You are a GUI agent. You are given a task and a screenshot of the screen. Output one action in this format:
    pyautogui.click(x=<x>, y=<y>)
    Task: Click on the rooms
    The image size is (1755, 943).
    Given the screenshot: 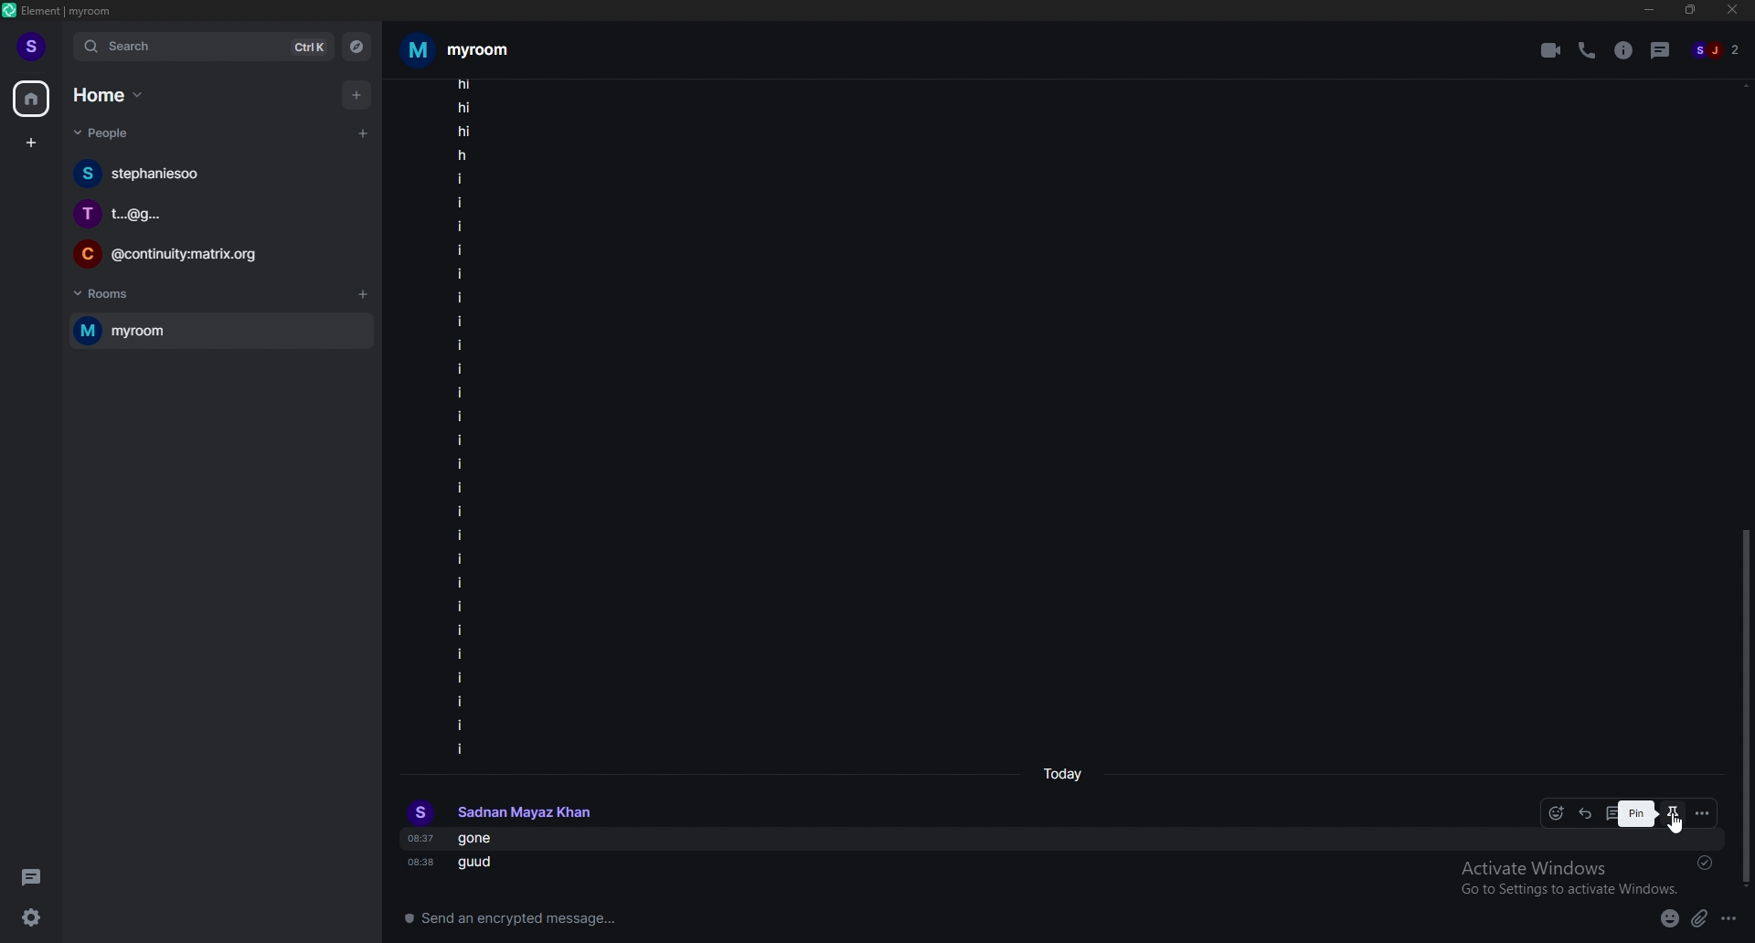 What is the action you would take?
    pyautogui.click(x=112, y=295)
    